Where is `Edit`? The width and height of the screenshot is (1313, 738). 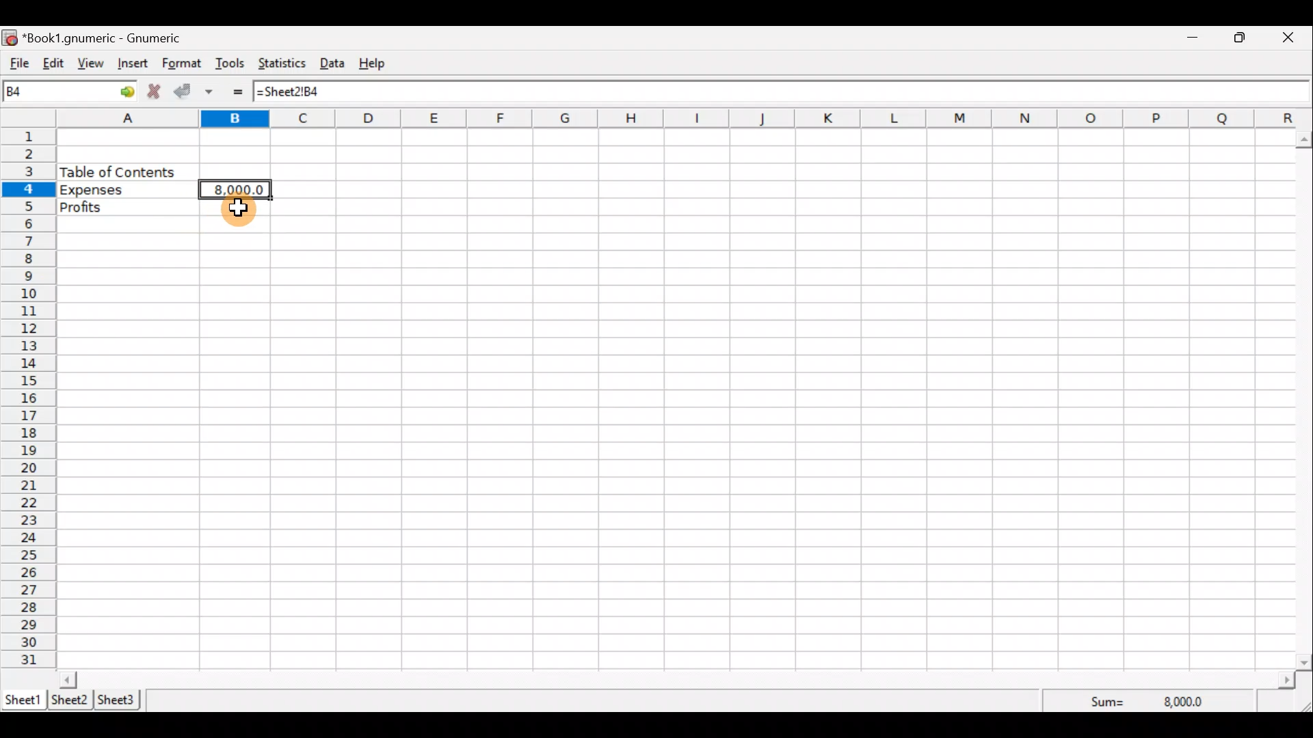
Edit is located at coordinates (53, 64).